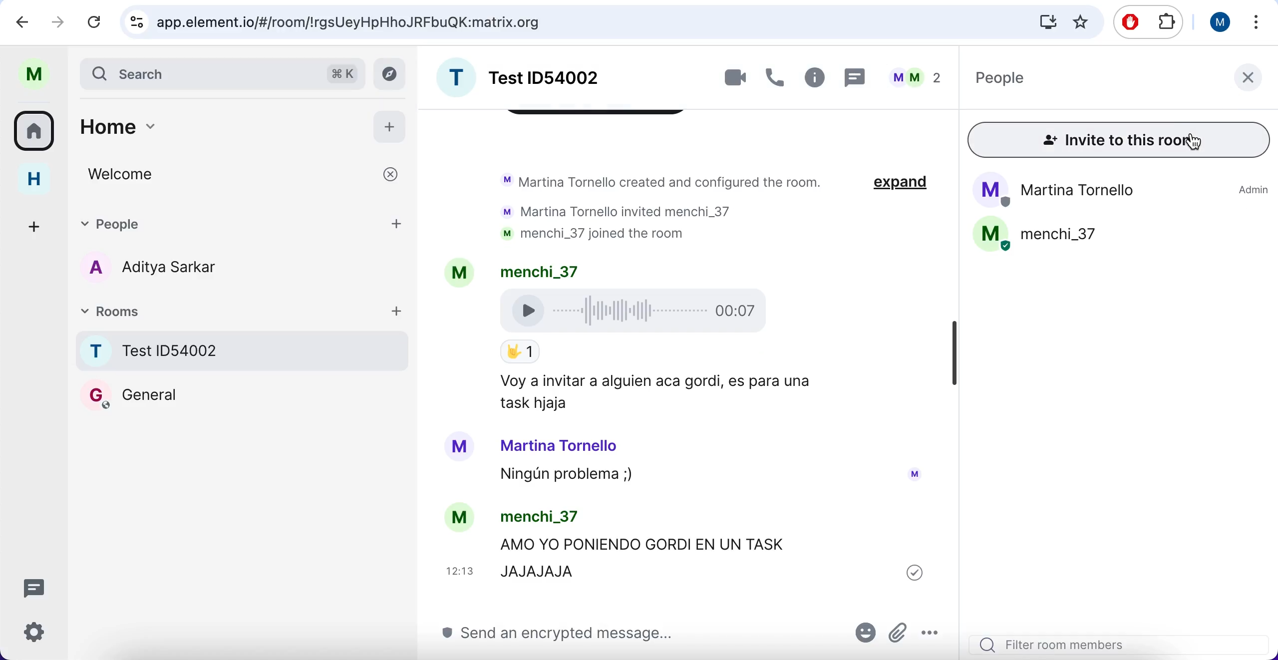  What do you see at coordinates (900, 629) in the screenshot?
I see `attachments` at bounding box center [900, 629].